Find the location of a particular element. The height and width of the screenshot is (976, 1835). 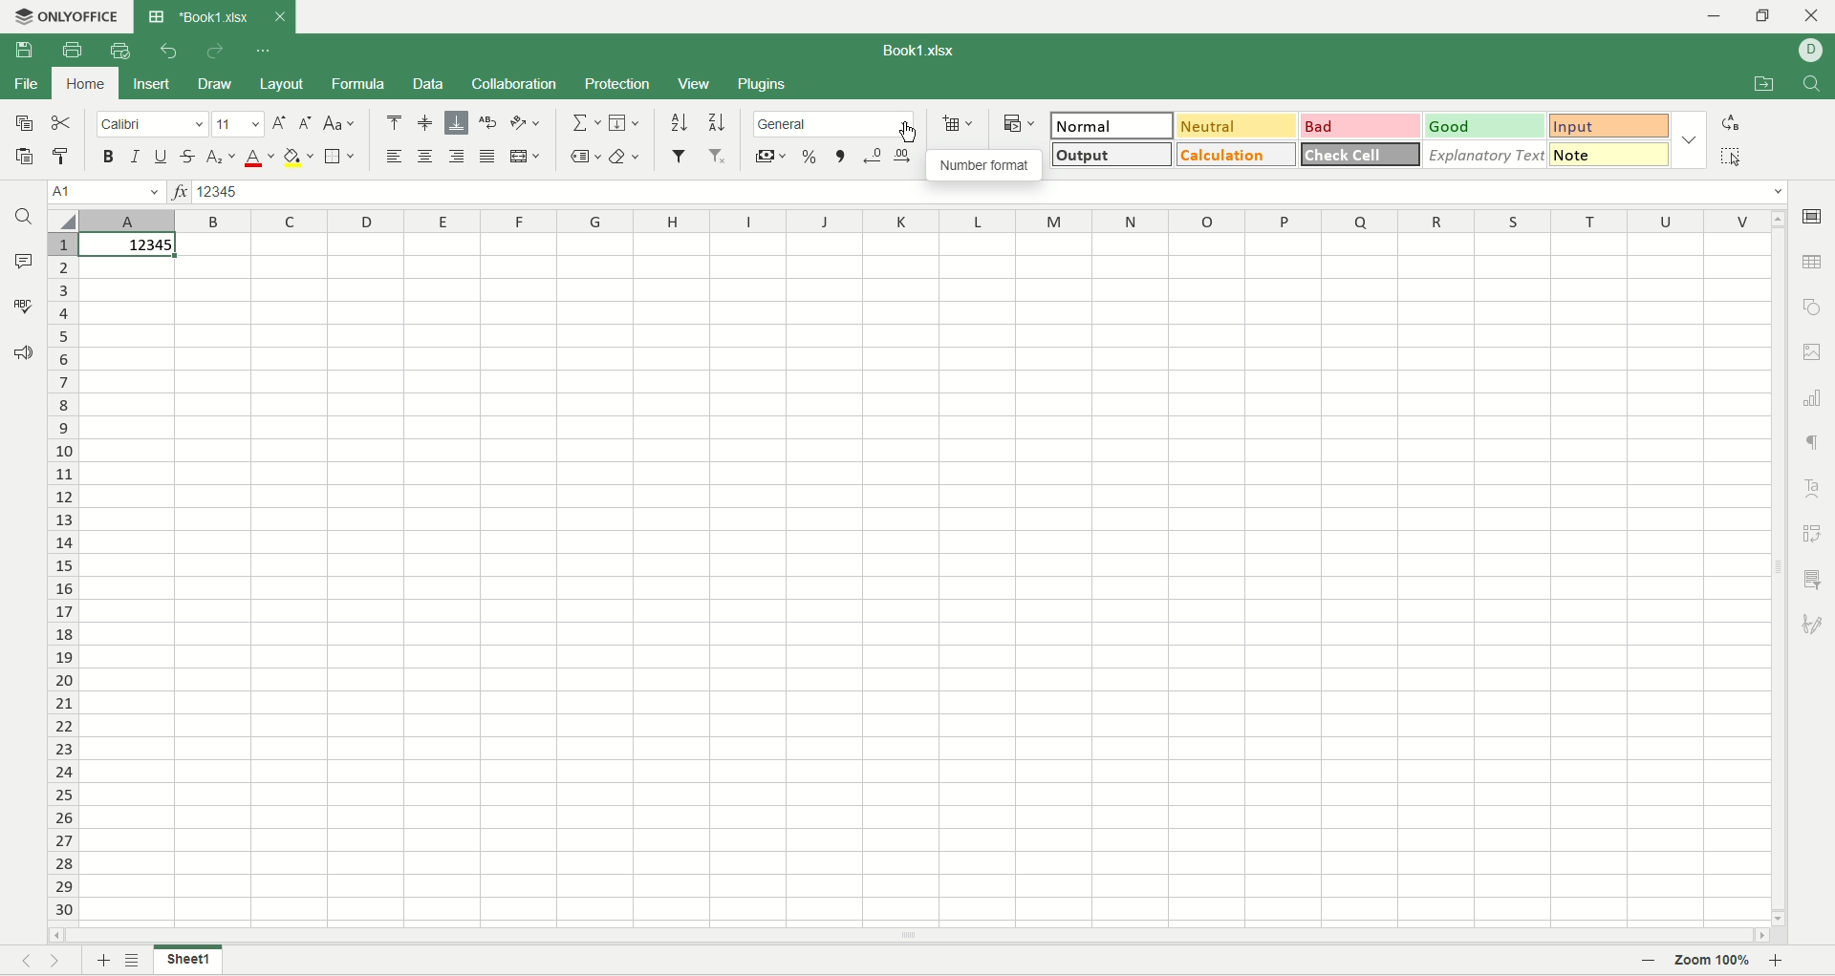

view is located at coordinates (699, 83).